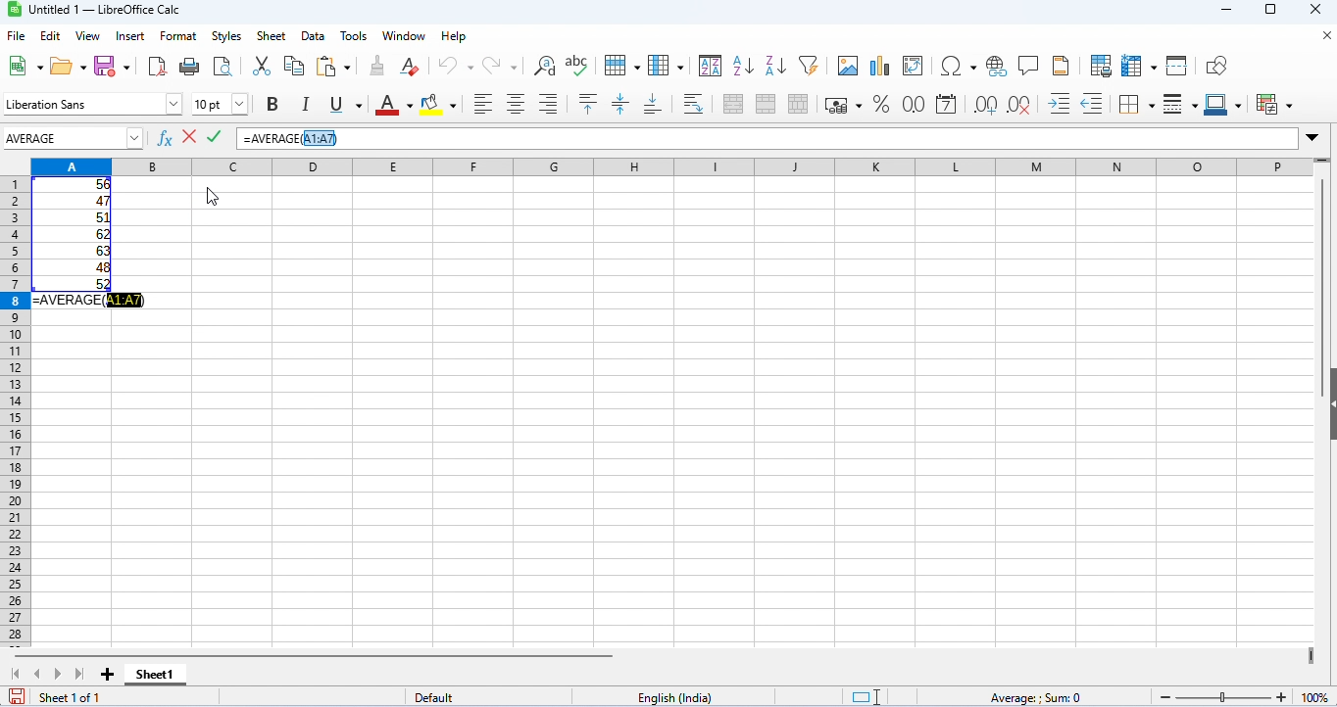 The image size is (1337, 707). Describe the element at coordinates (188, 66) in the screenshot. I see `print` at that location.